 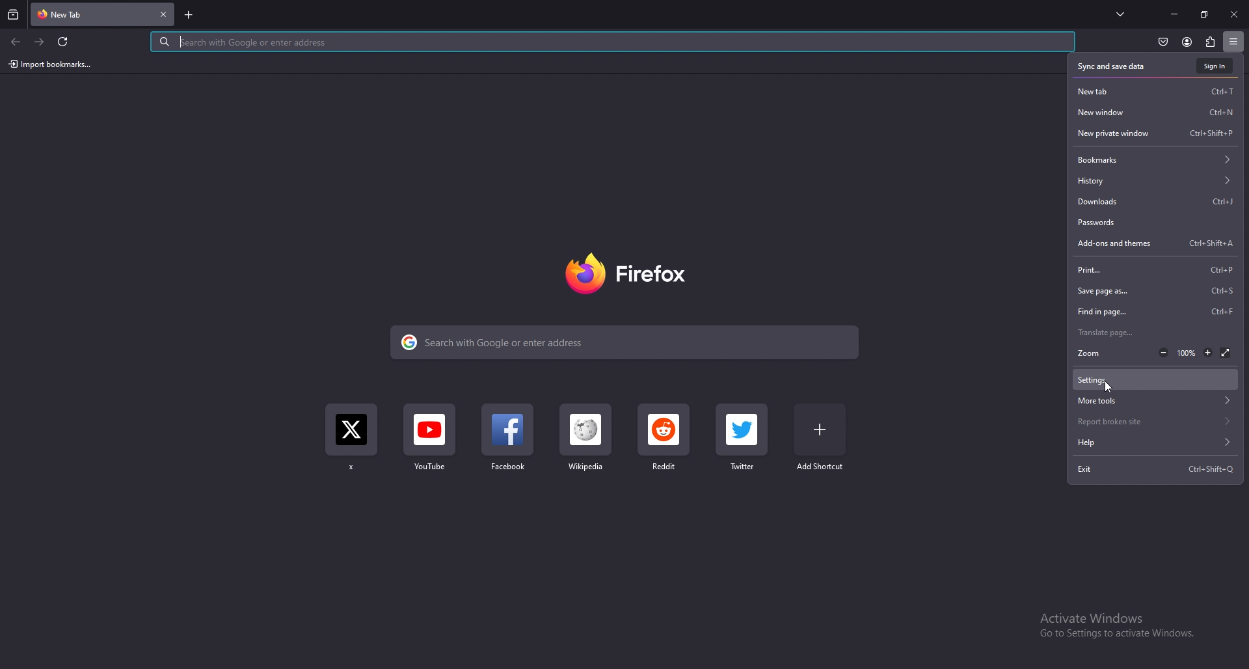 What do you see at coordinates (351, 443) in the screenshot?
I see `twitter` at bounding box center [351, 443].